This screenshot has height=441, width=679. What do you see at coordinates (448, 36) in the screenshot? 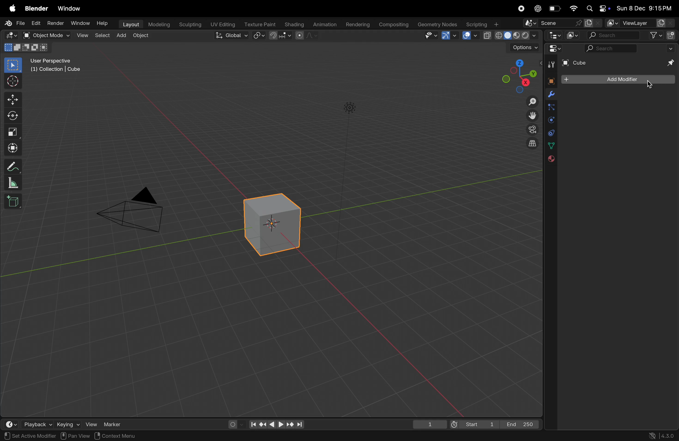
I see `show Gimzo` at bounding box center [448, 36].